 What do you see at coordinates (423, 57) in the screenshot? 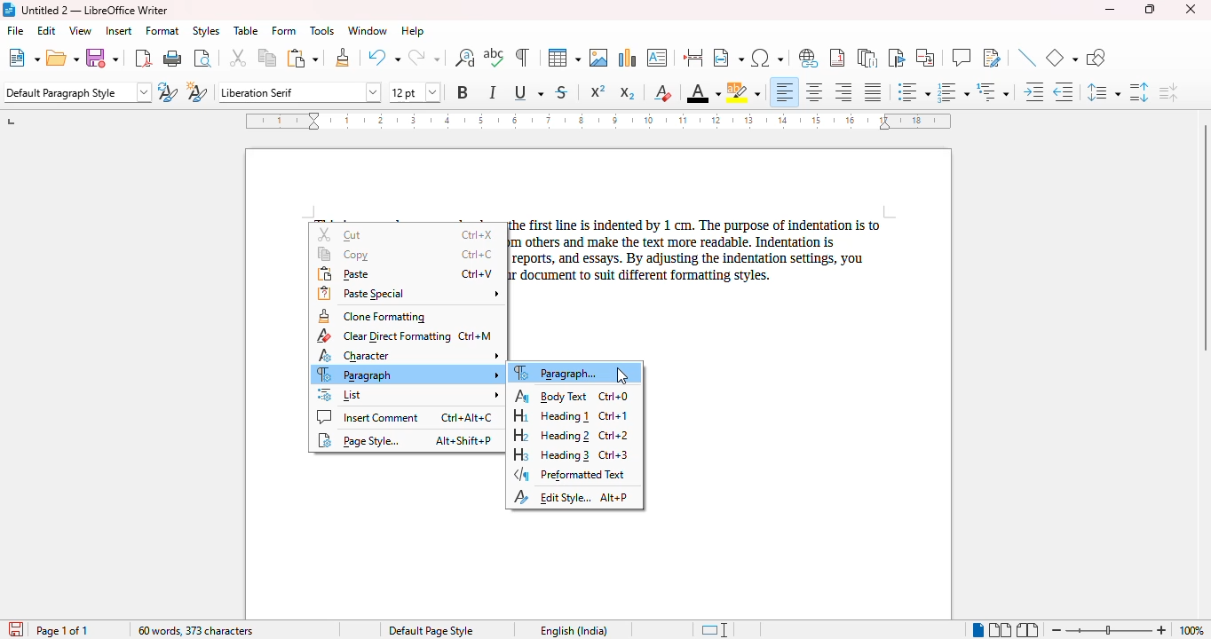
I see `redo` at bounding box center [423, 57].